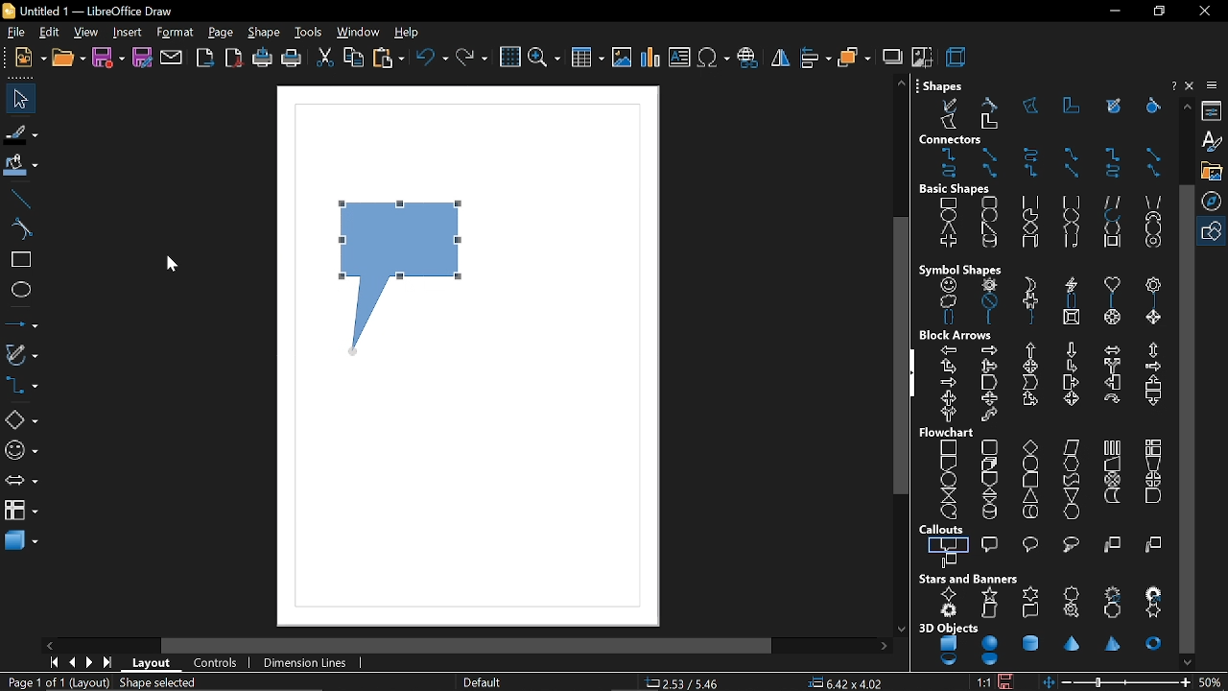 The width and height of the screenshot is (1228, 691). Describe the element at coordinates (172, 60) in the screenshot. I see `attach` at that location.